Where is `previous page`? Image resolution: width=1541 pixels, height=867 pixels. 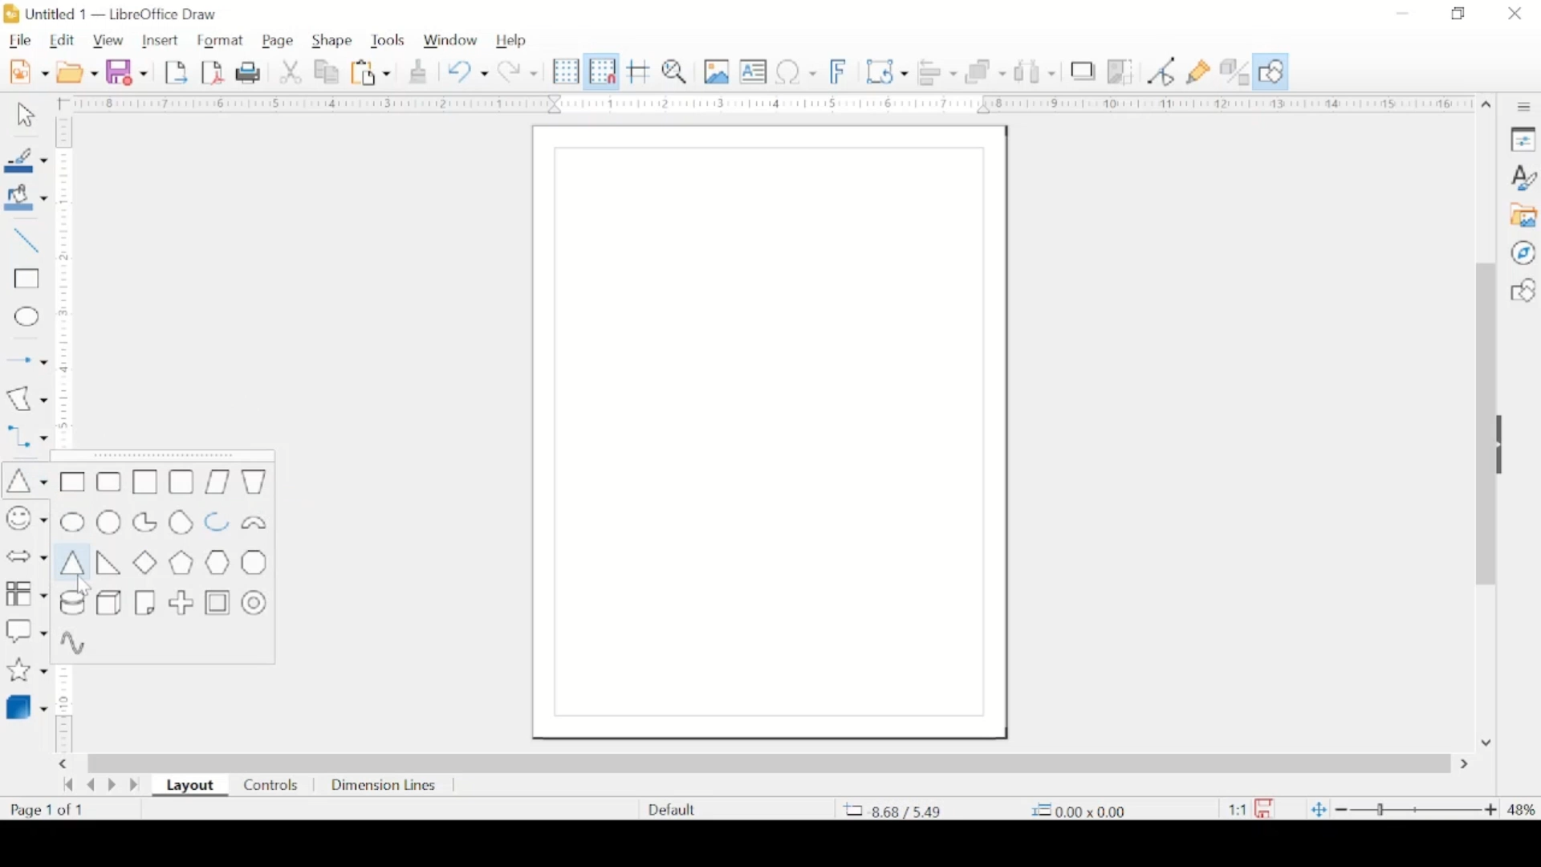 previous page is located at coordinates (91, 785).